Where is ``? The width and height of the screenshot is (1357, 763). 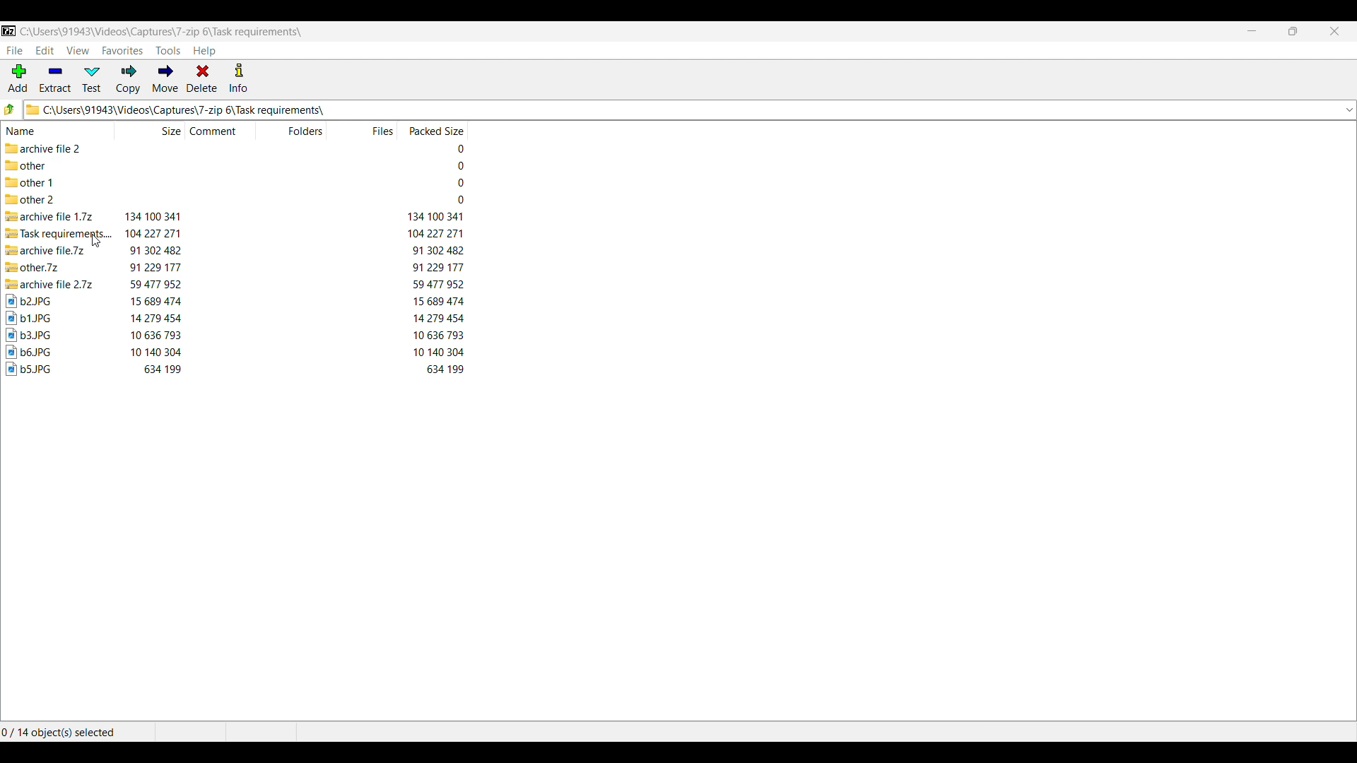  is located at coordinates (33, 267).